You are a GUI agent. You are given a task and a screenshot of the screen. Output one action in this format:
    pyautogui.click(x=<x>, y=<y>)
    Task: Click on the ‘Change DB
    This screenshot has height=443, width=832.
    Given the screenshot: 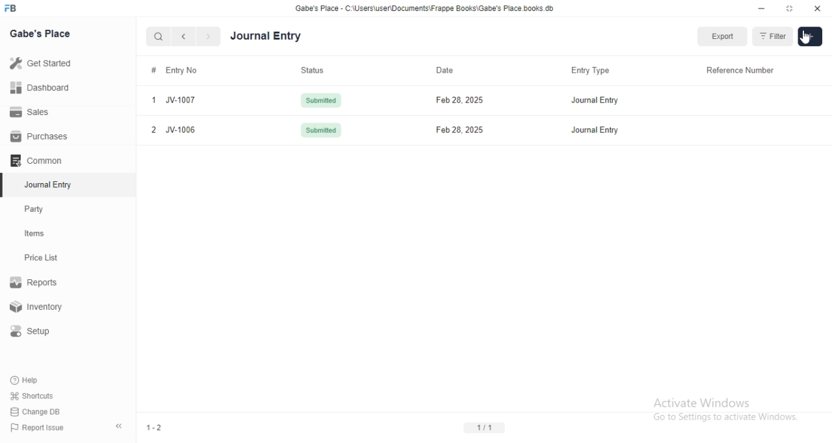 What is the action you would take?
    pyautogui.click(x=36, y=412)
    